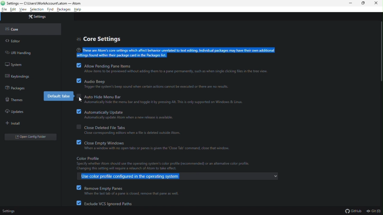  What do you see at coordinates (168, 163) in the screenshot?
I see `Color ProfileSpecify whether Atom should use the operating system's color profile (recommended) or an altemative color profile.Changing tls sotting will seme 8 vehounch of Atom to toke effect.` at bounding box center [168, 163].